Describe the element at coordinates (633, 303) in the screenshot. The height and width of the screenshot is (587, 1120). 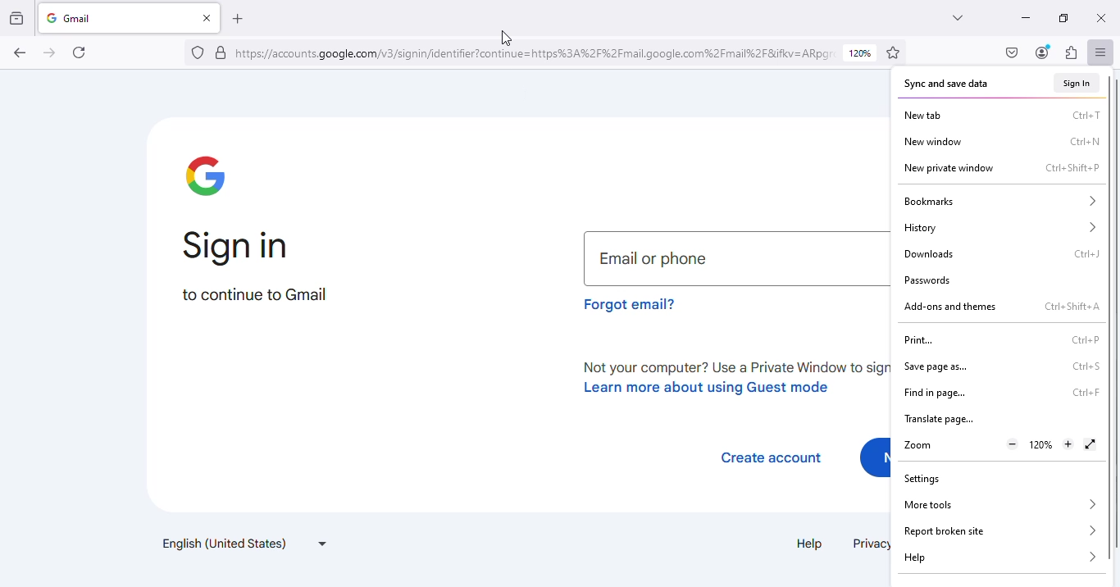
I see `forgot email?` at that location.